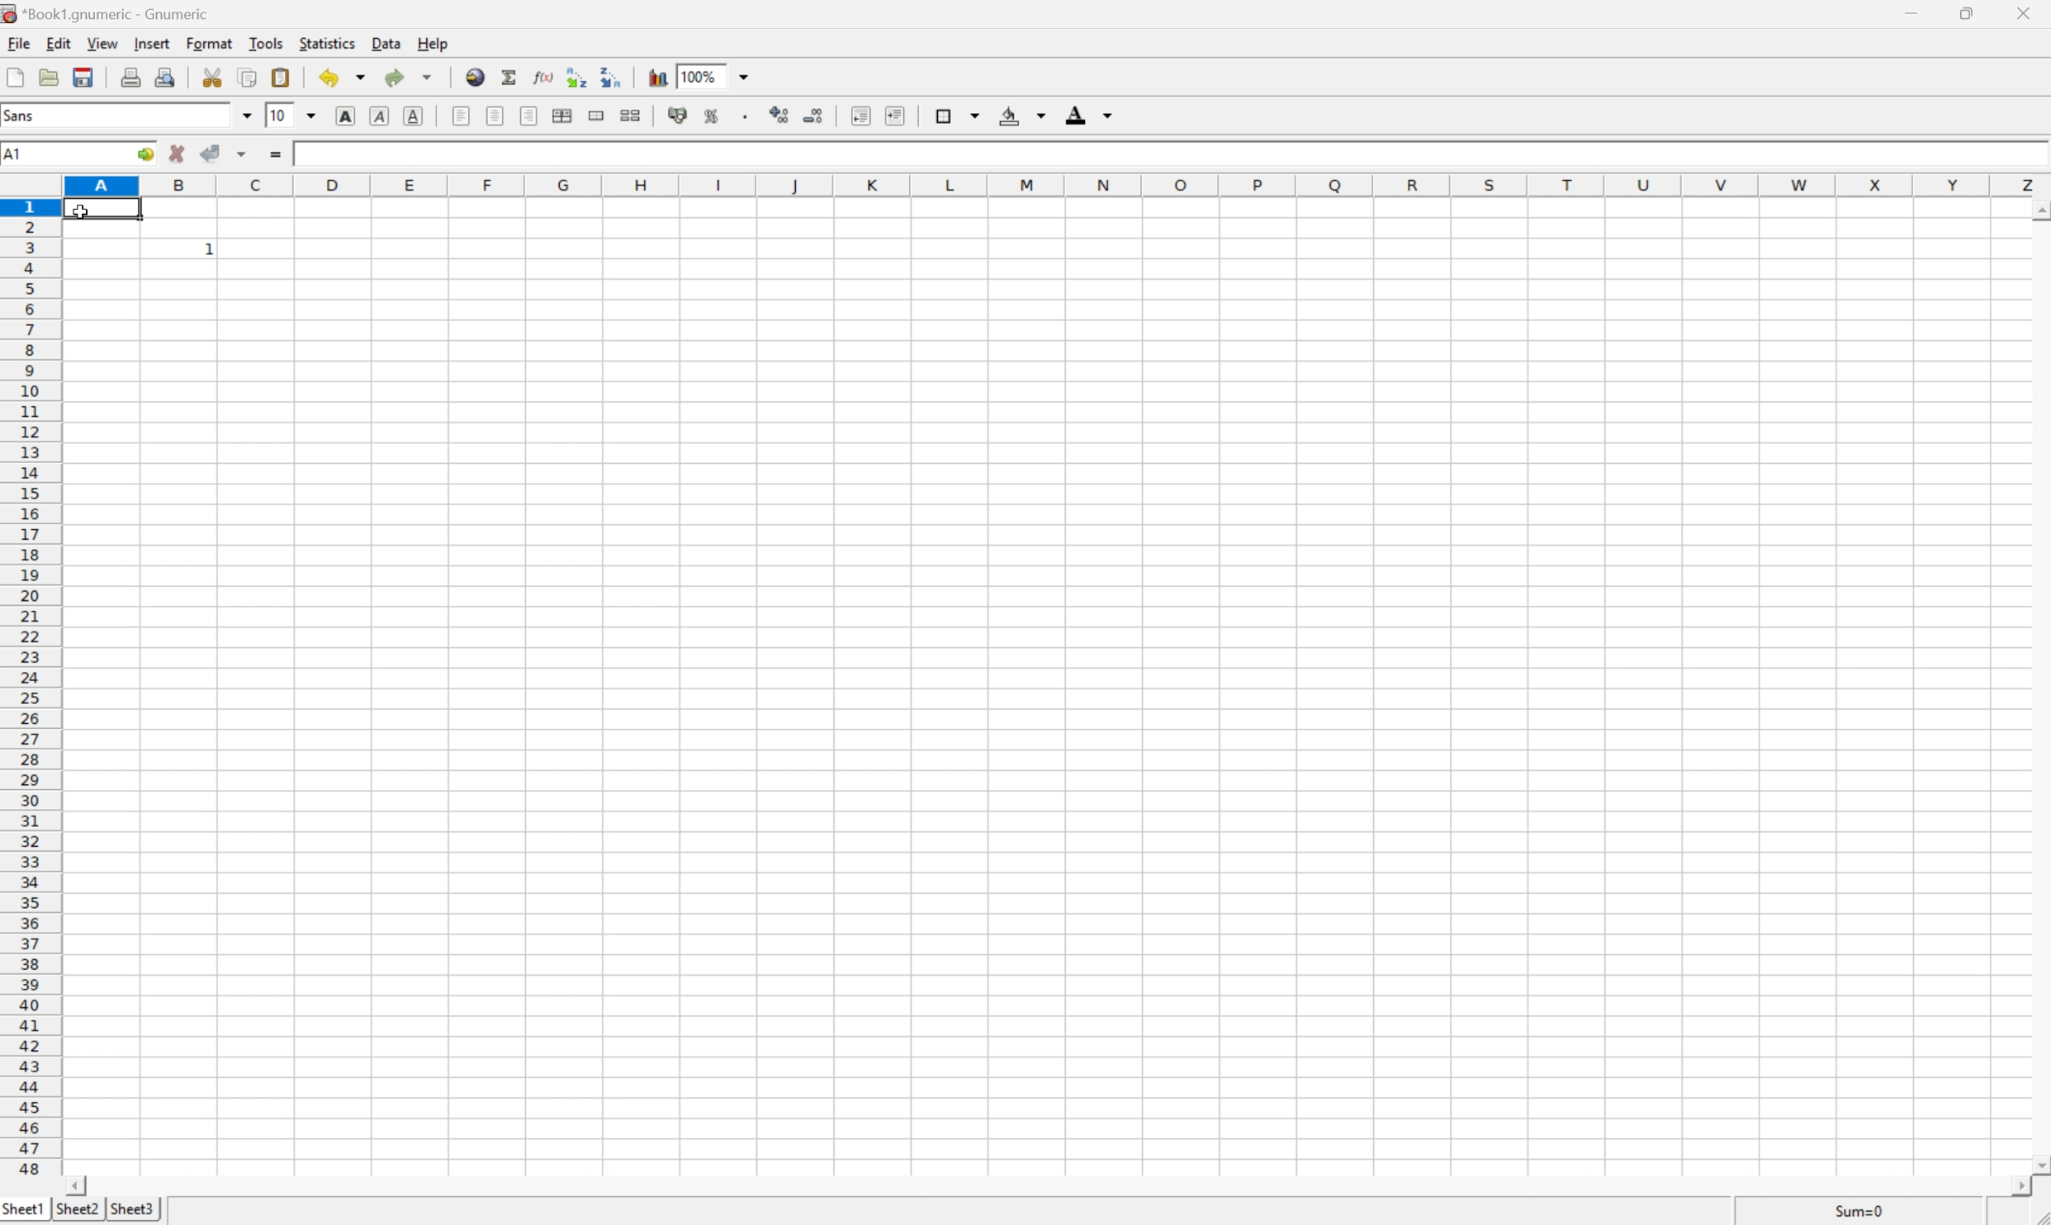 The height and width of the screenshot is (1225, 2051). Describe the element at coordinates (1088, 115) in the screenshot. I see `foreground` at that location.